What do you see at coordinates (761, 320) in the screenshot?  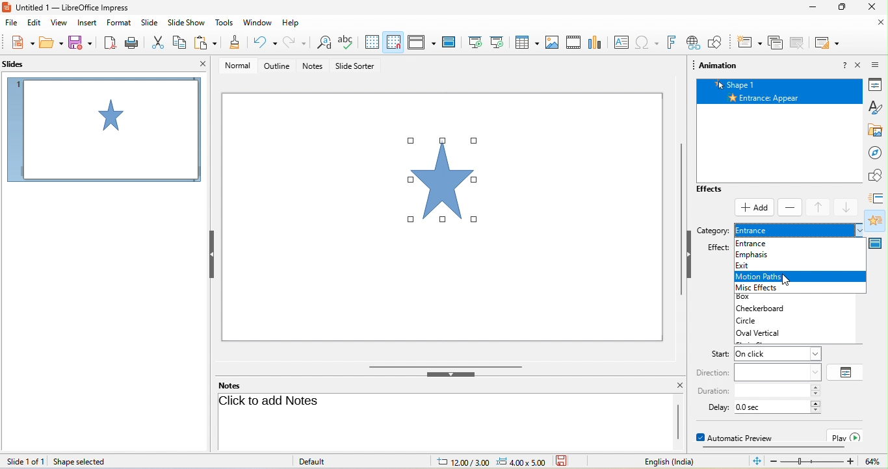 I see `circle` at bounding box center [761, 320].